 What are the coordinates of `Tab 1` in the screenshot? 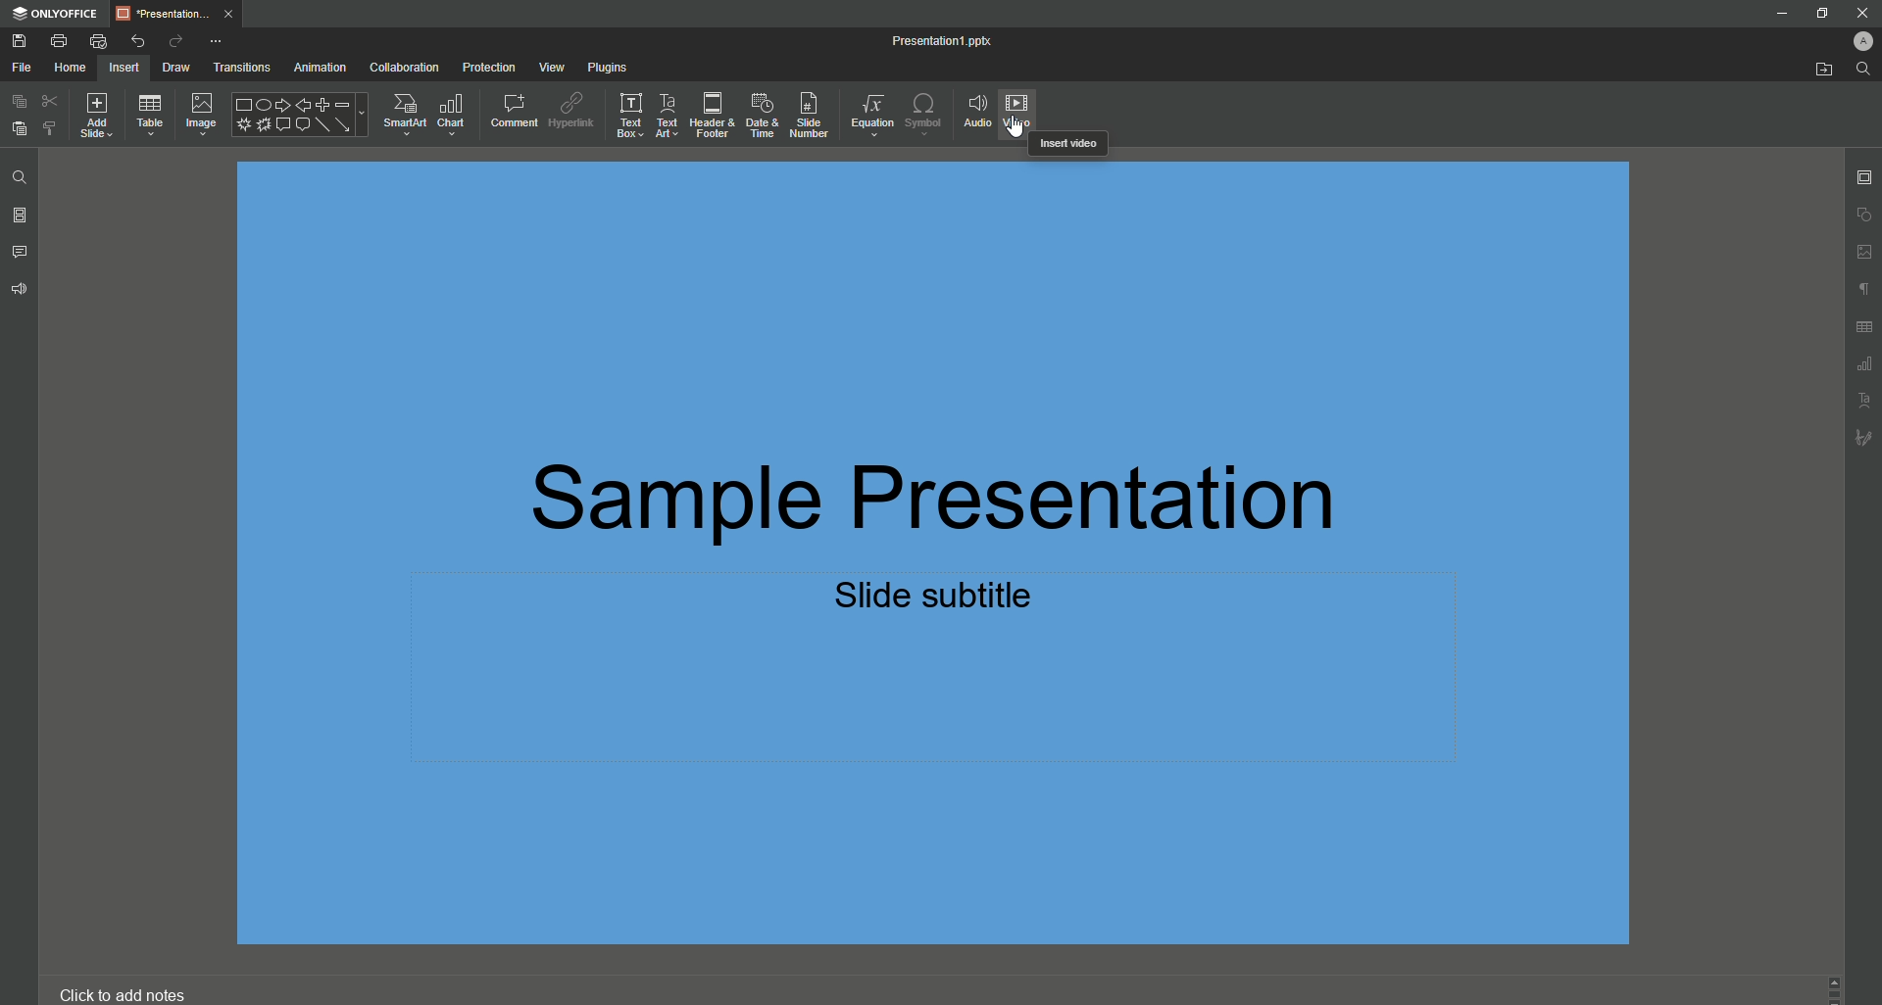 It's located at (176, 13).